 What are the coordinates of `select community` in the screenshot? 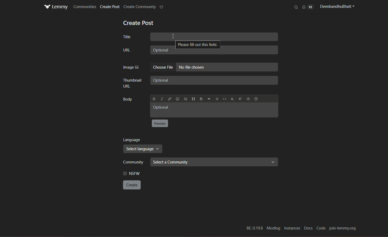 It's located at (214, 162).